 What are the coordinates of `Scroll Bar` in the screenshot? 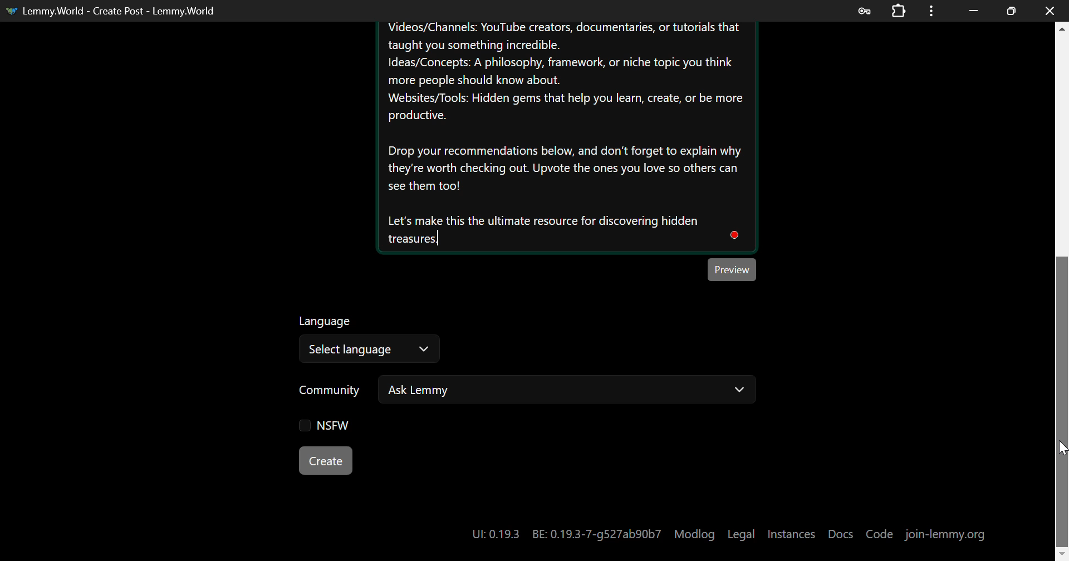 It's located at (1062, 286).